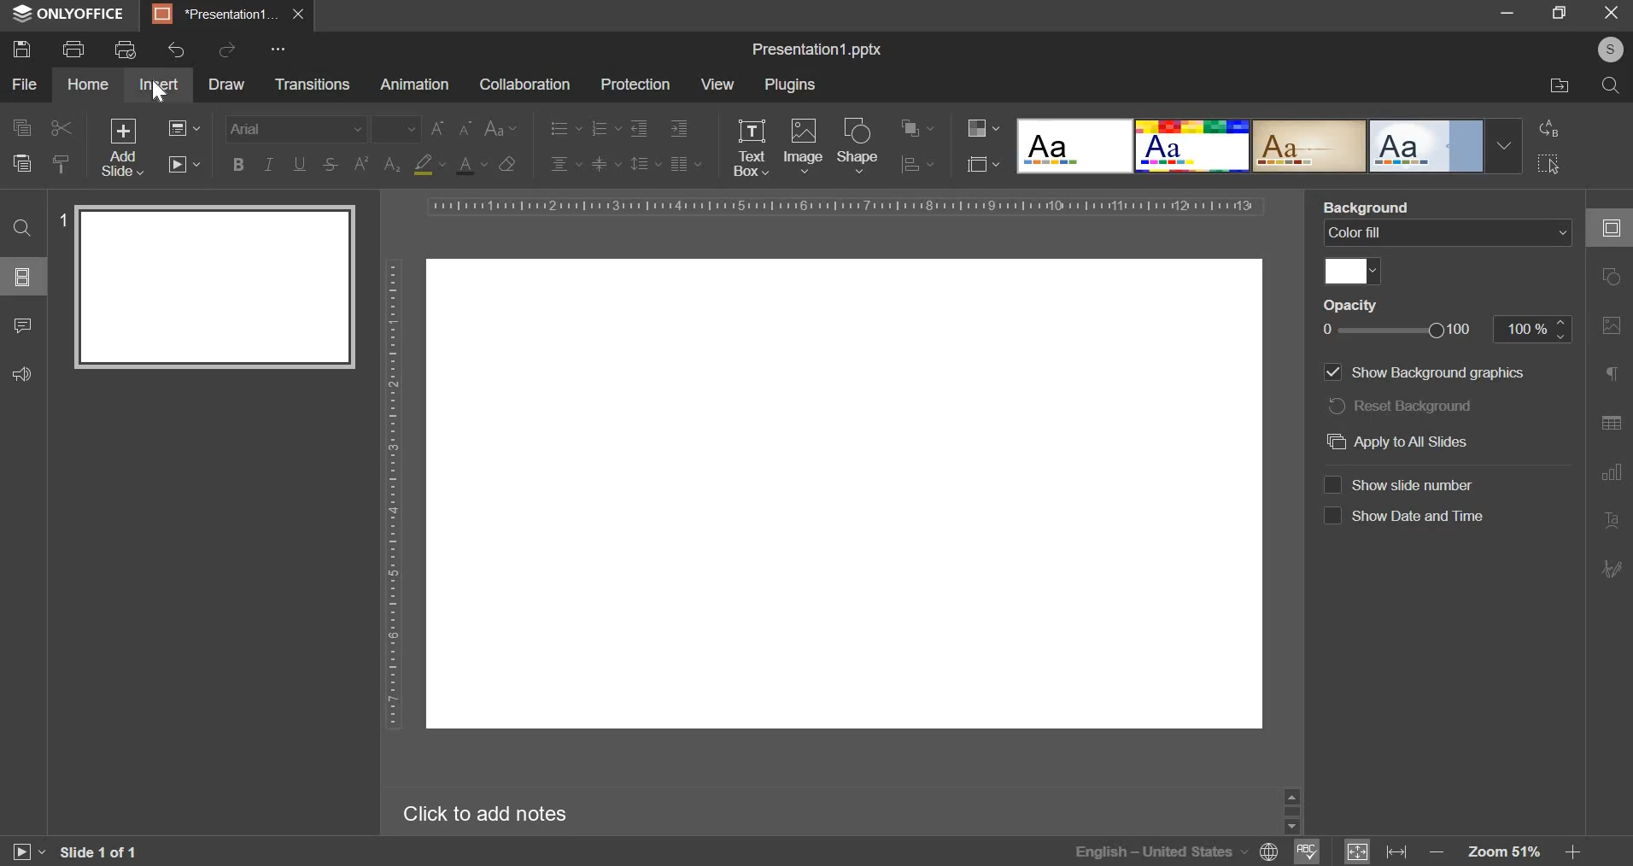 Image resolution: width=1633 pixels, height=866 pixels. Describe the element at coordinates (645, 164) in the screenshot. I see `line spacing` at that location.